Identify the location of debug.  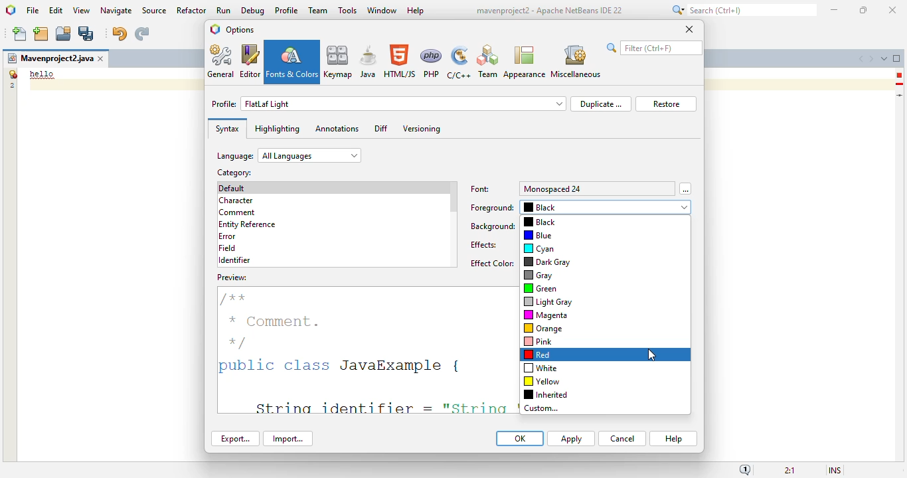
(254, 11).